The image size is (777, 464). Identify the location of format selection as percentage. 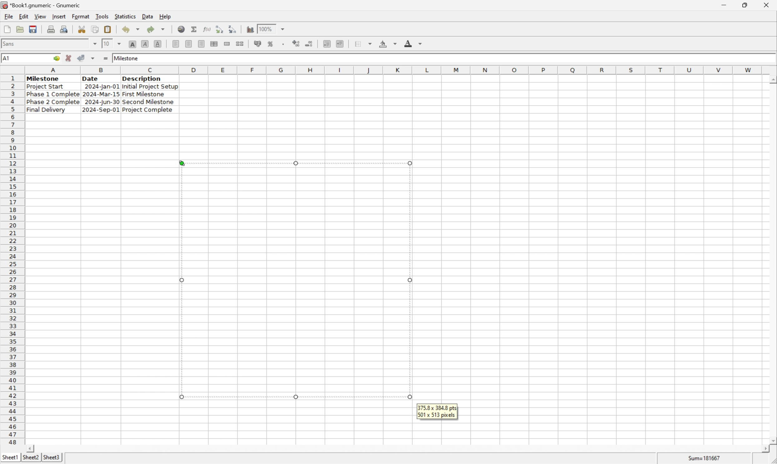
(271, 43).